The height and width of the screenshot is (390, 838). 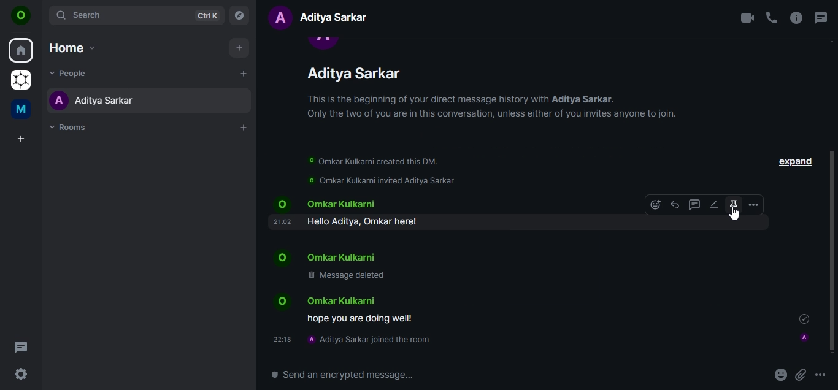 I want to click on create a  space, so click(x=20, y=139).